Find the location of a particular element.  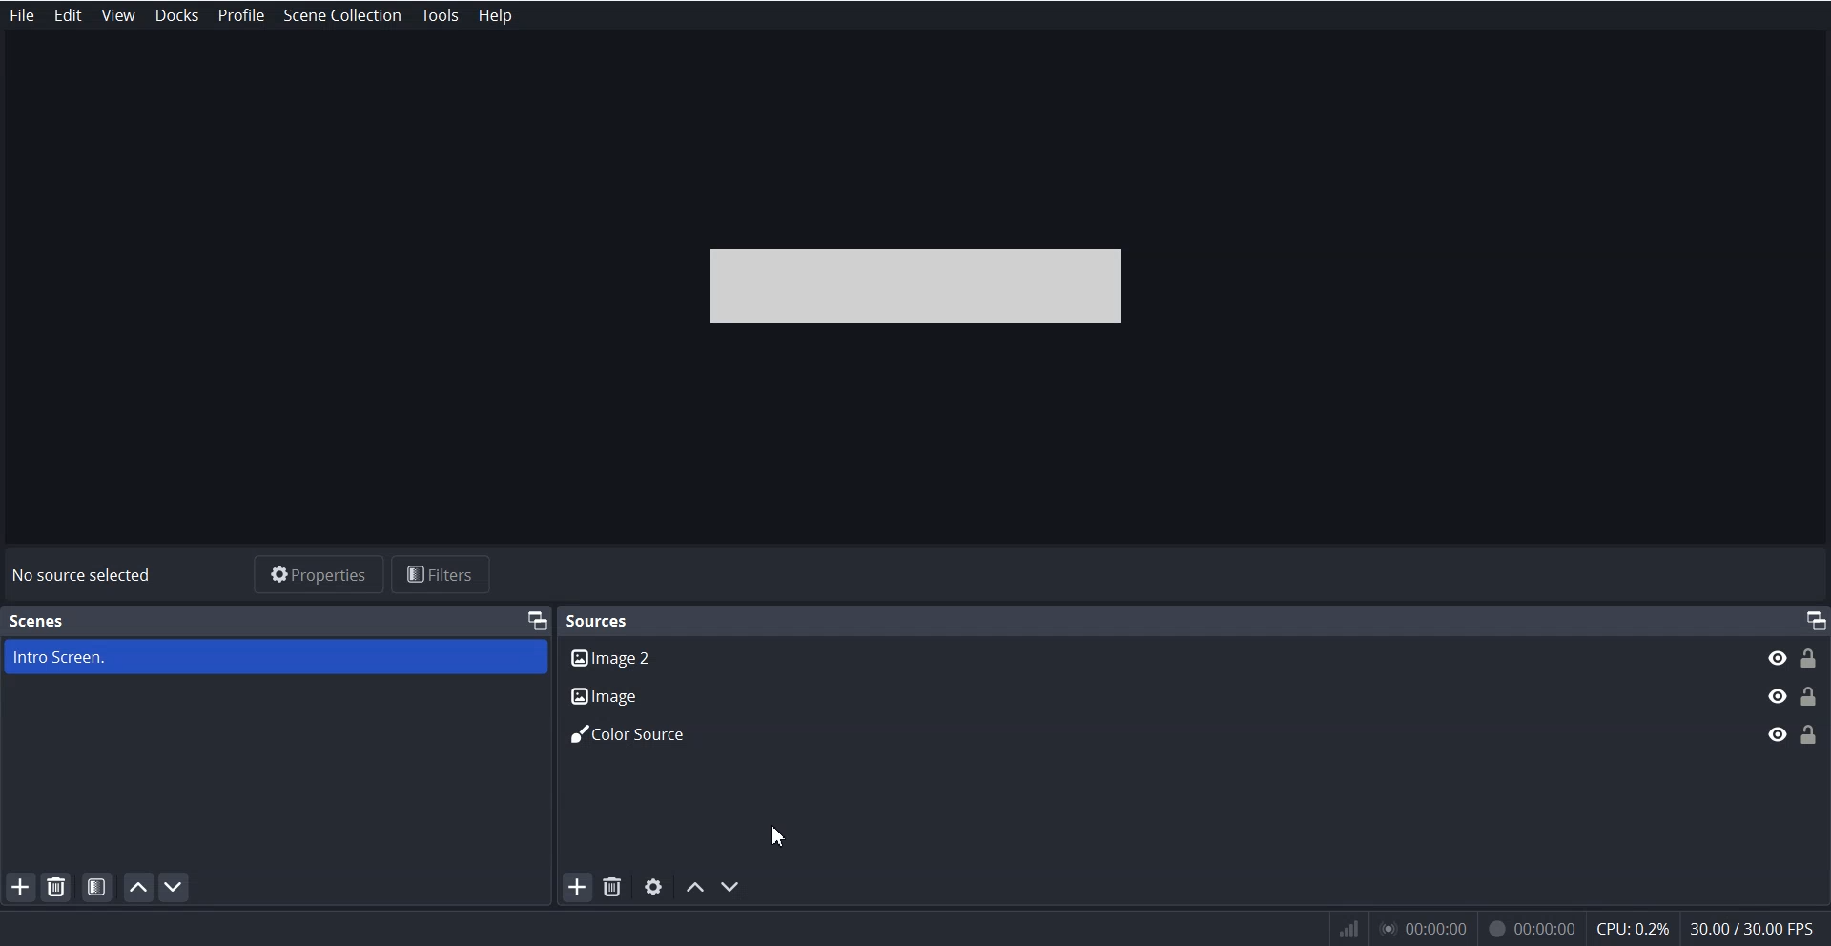

Properties is located at coordinates (318, 573).